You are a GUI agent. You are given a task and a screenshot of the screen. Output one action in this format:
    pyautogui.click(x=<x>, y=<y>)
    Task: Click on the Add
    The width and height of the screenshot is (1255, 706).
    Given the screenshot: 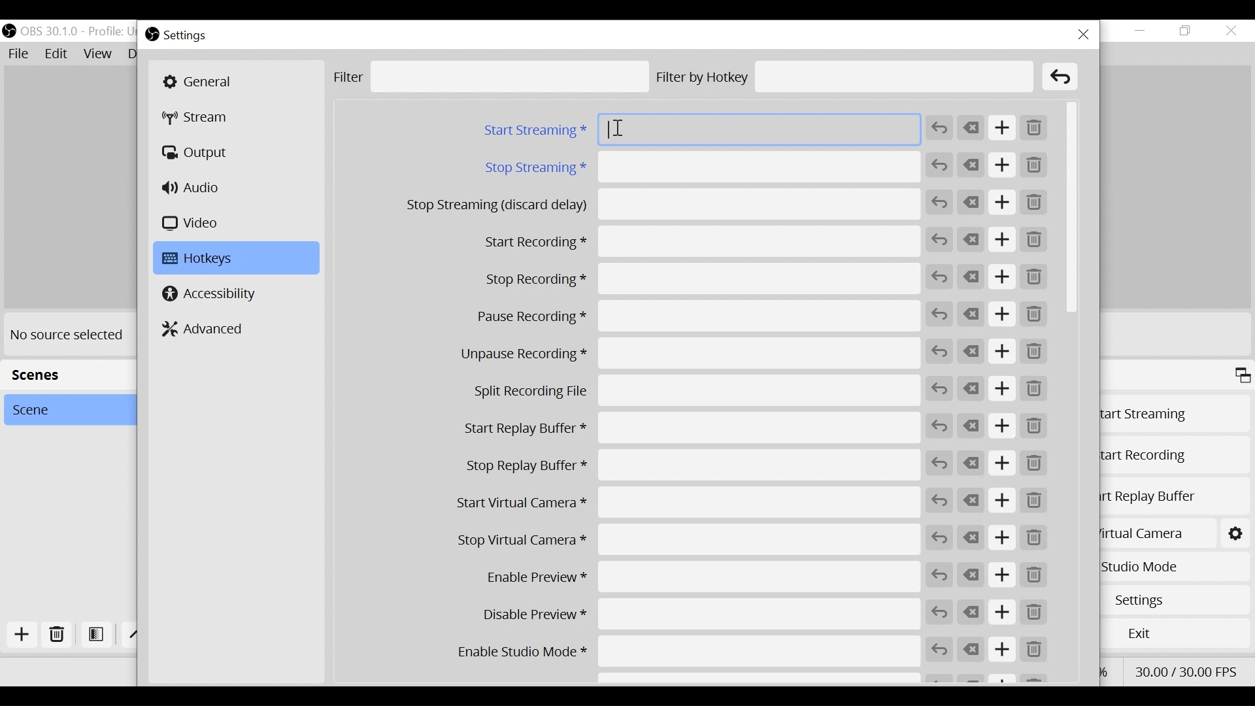 What is the action you would take?
    pyautogui.click(x=1003, y=428)
    